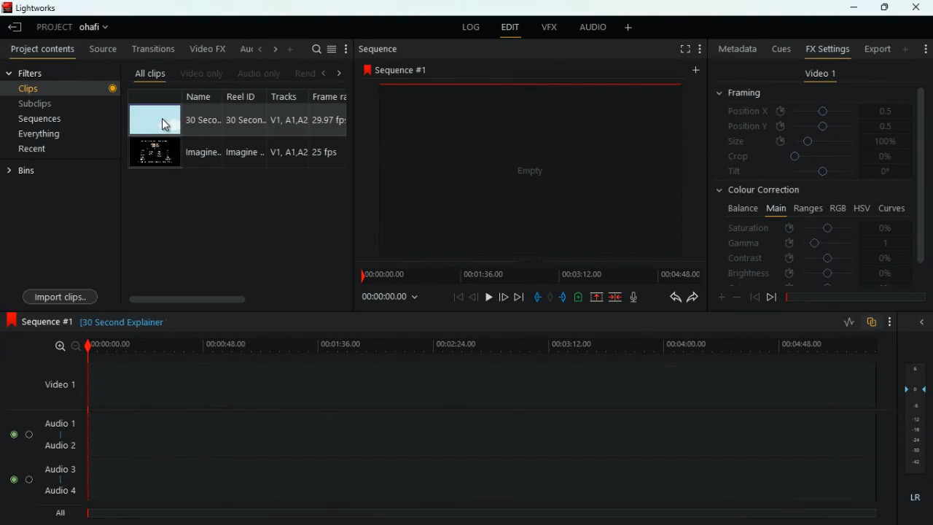  Describe the element at coordinates (810, 141) in the screenshot. I see `size` at that location.